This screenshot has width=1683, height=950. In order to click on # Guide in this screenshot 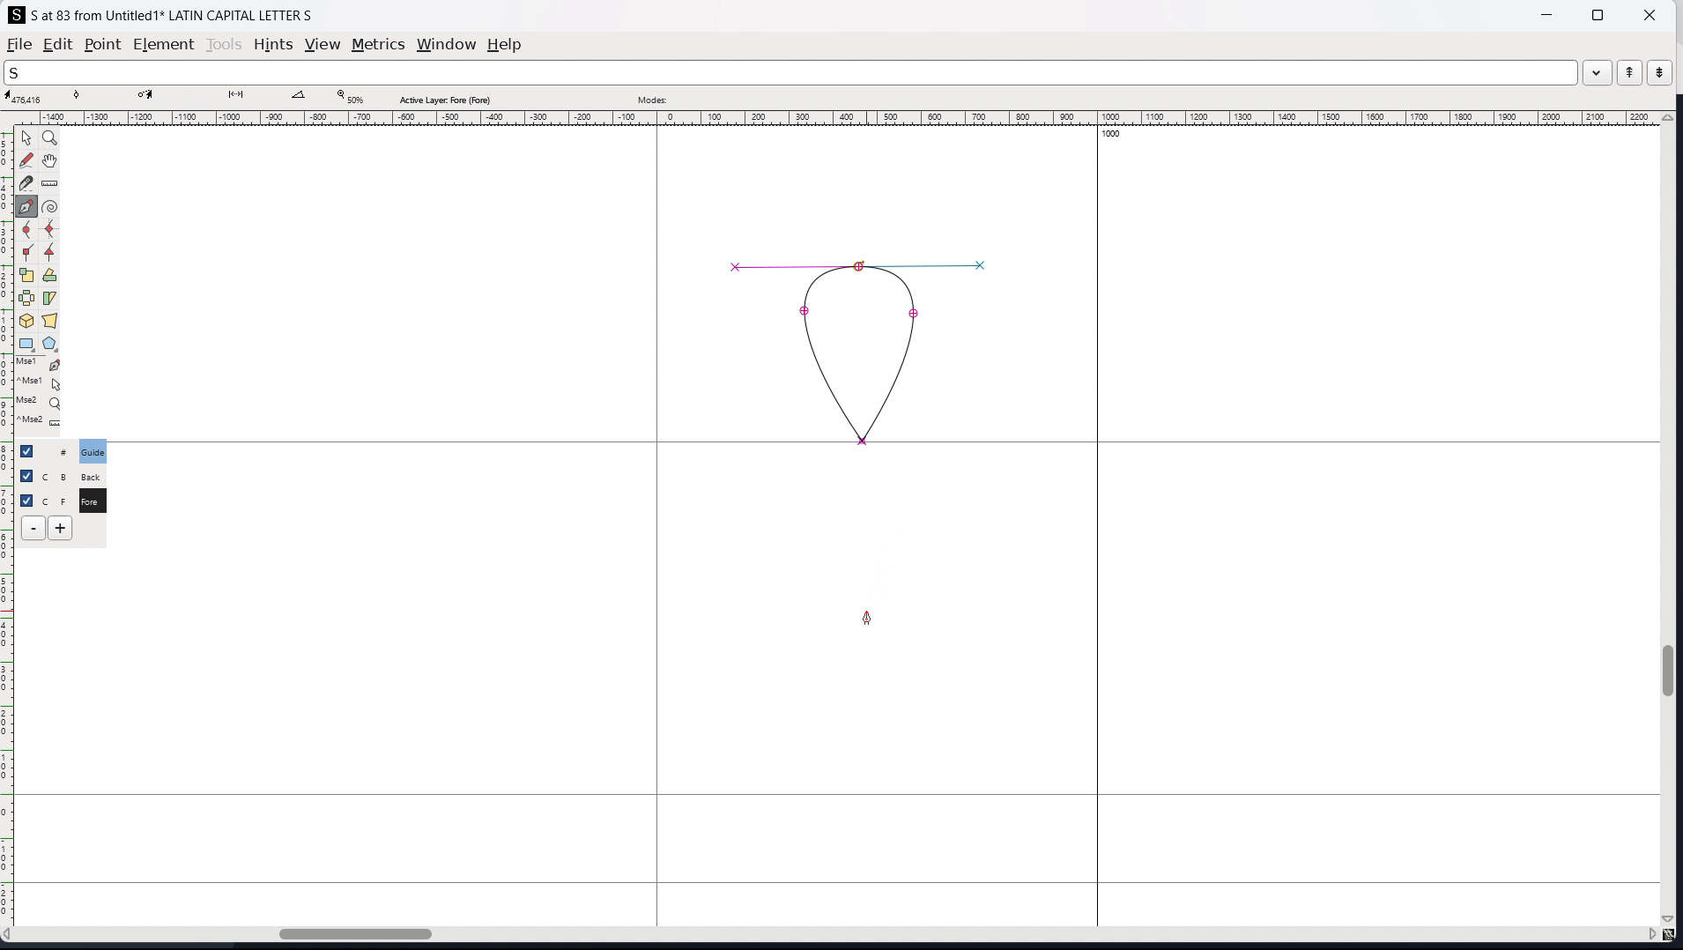, I will do `click(94, 451)`.